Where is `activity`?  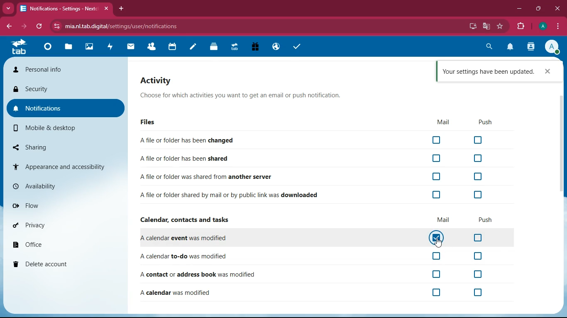
activity is located at coordinates (160, 81).